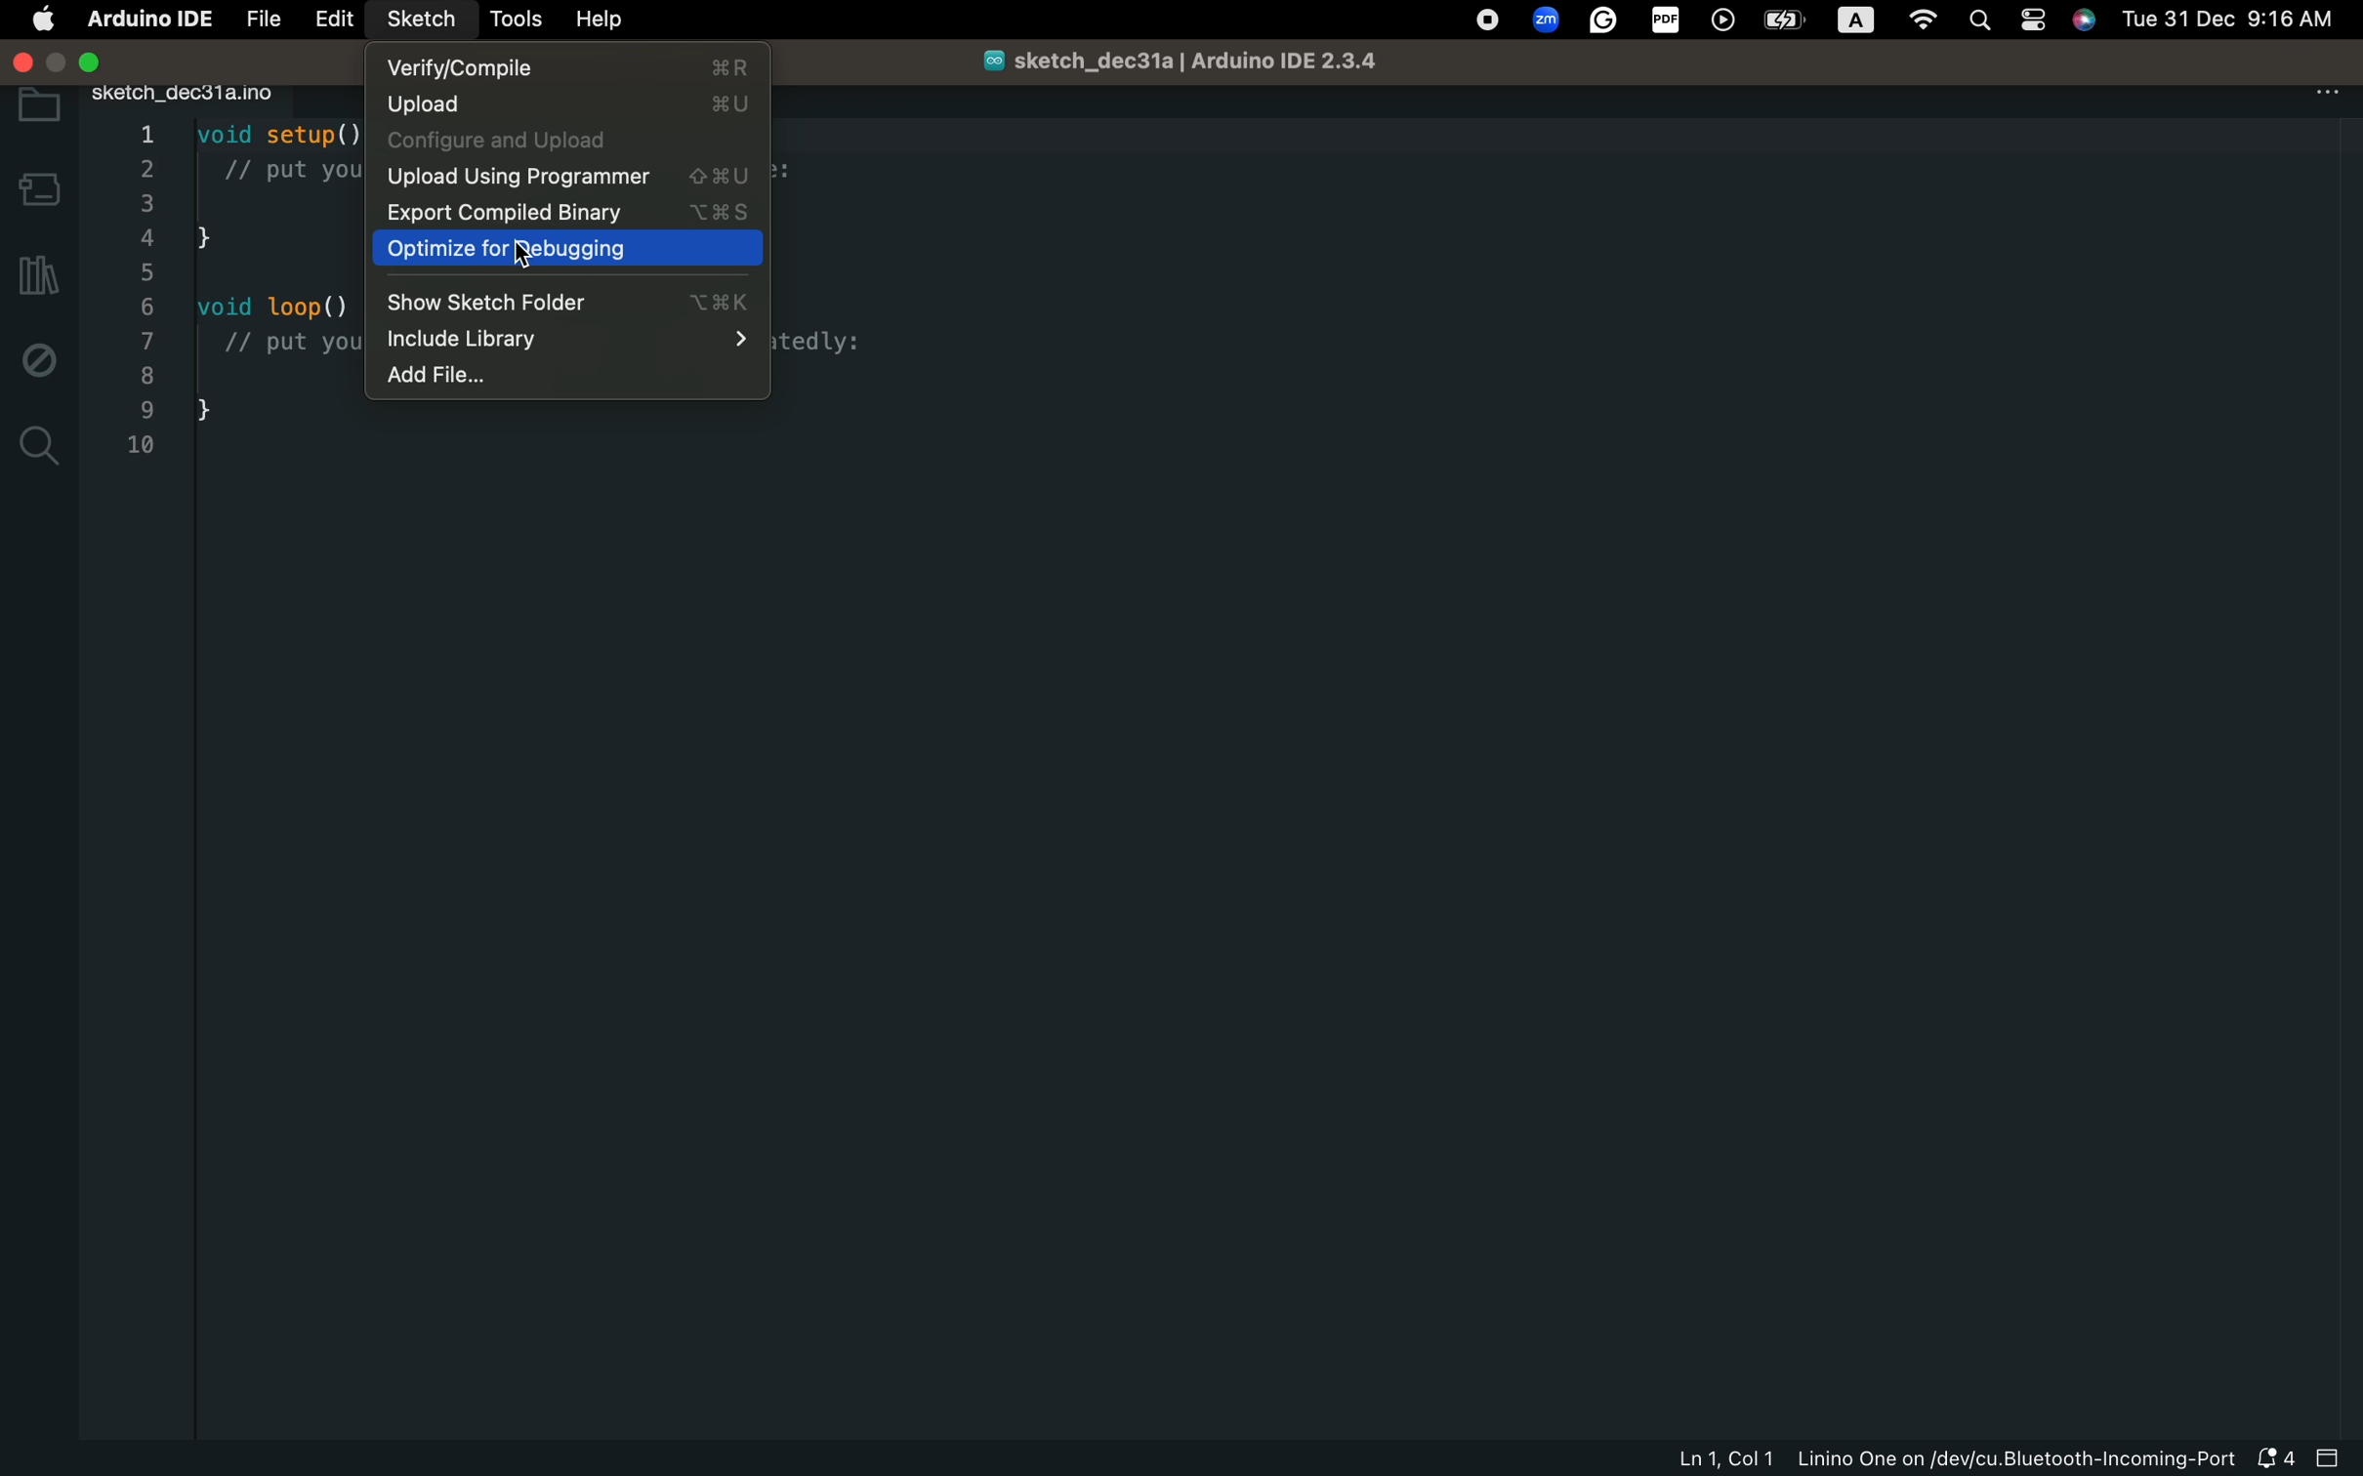 The image size is (2363, 1476). I want to click on export compiled binary, so click(566, 213).